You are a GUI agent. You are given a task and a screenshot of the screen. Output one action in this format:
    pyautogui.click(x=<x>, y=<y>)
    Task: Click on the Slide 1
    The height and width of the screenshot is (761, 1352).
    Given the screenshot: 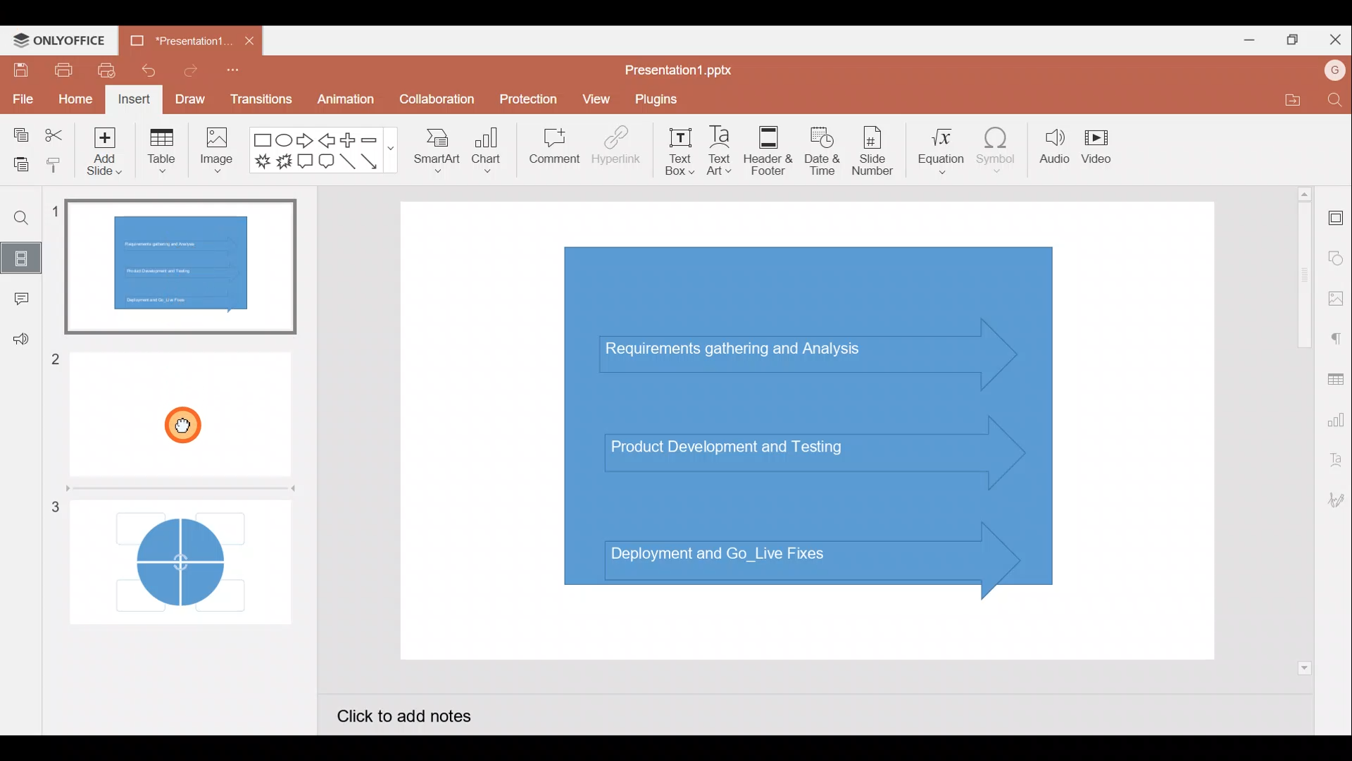 What is the action you would take?
    pyautogui.click(x=187, y=268)
    